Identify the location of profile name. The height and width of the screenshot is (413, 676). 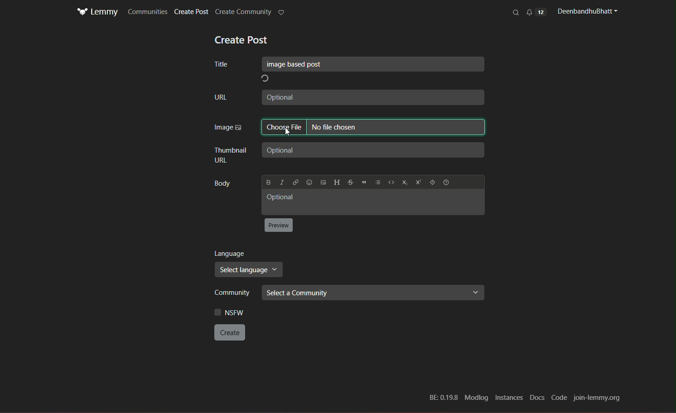
(586, 11).